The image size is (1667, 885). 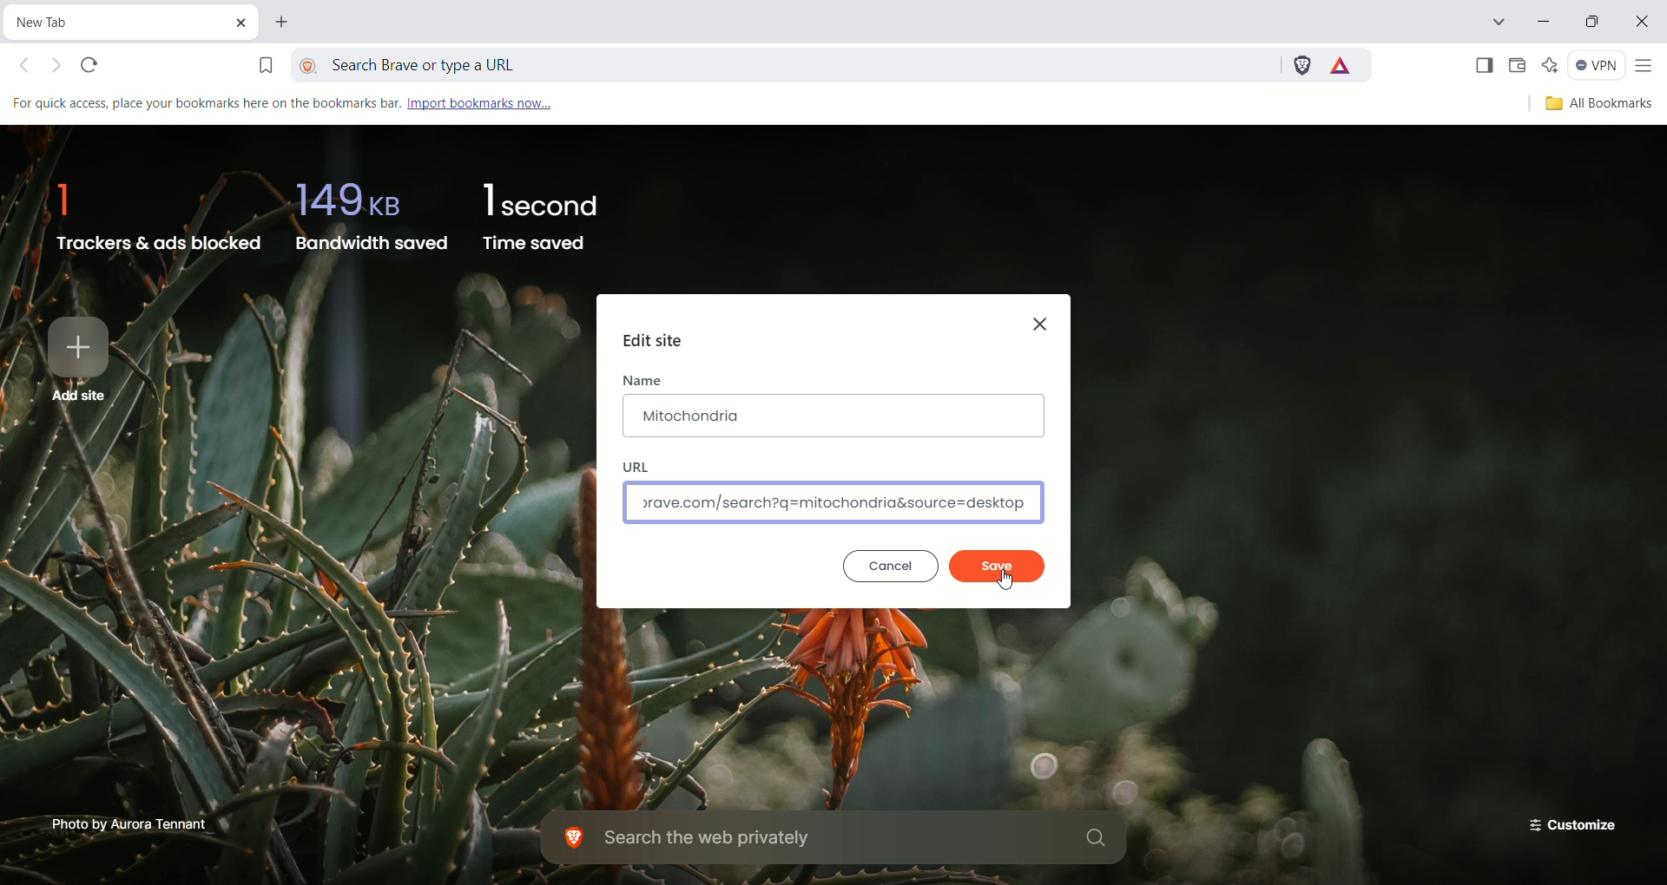 What do you see at coordinates (1546, 23) in the screenshot?
I see `minimize` at bounding box center [1546, 23].